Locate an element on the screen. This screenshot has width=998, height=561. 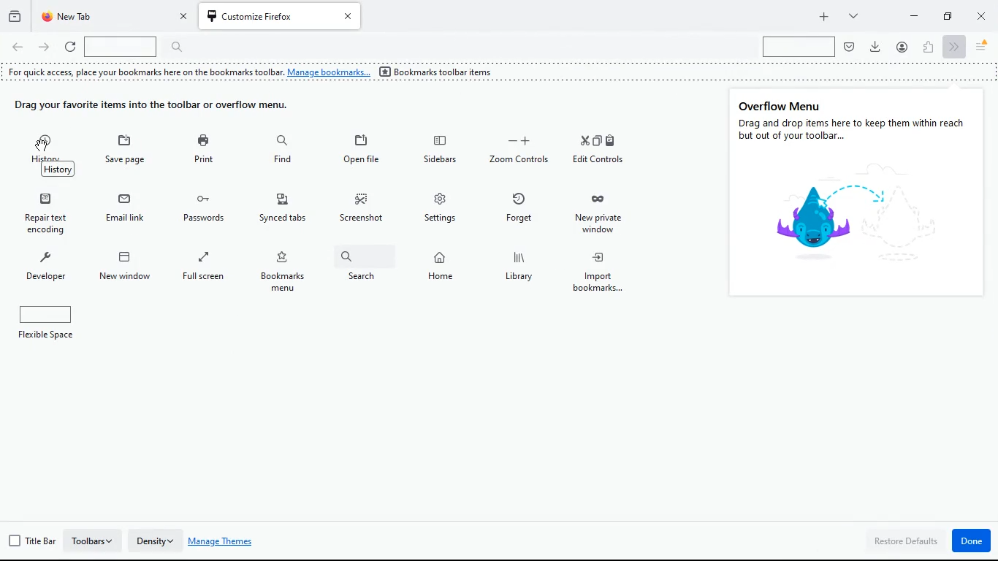
print is located at coordinates (204, 151).